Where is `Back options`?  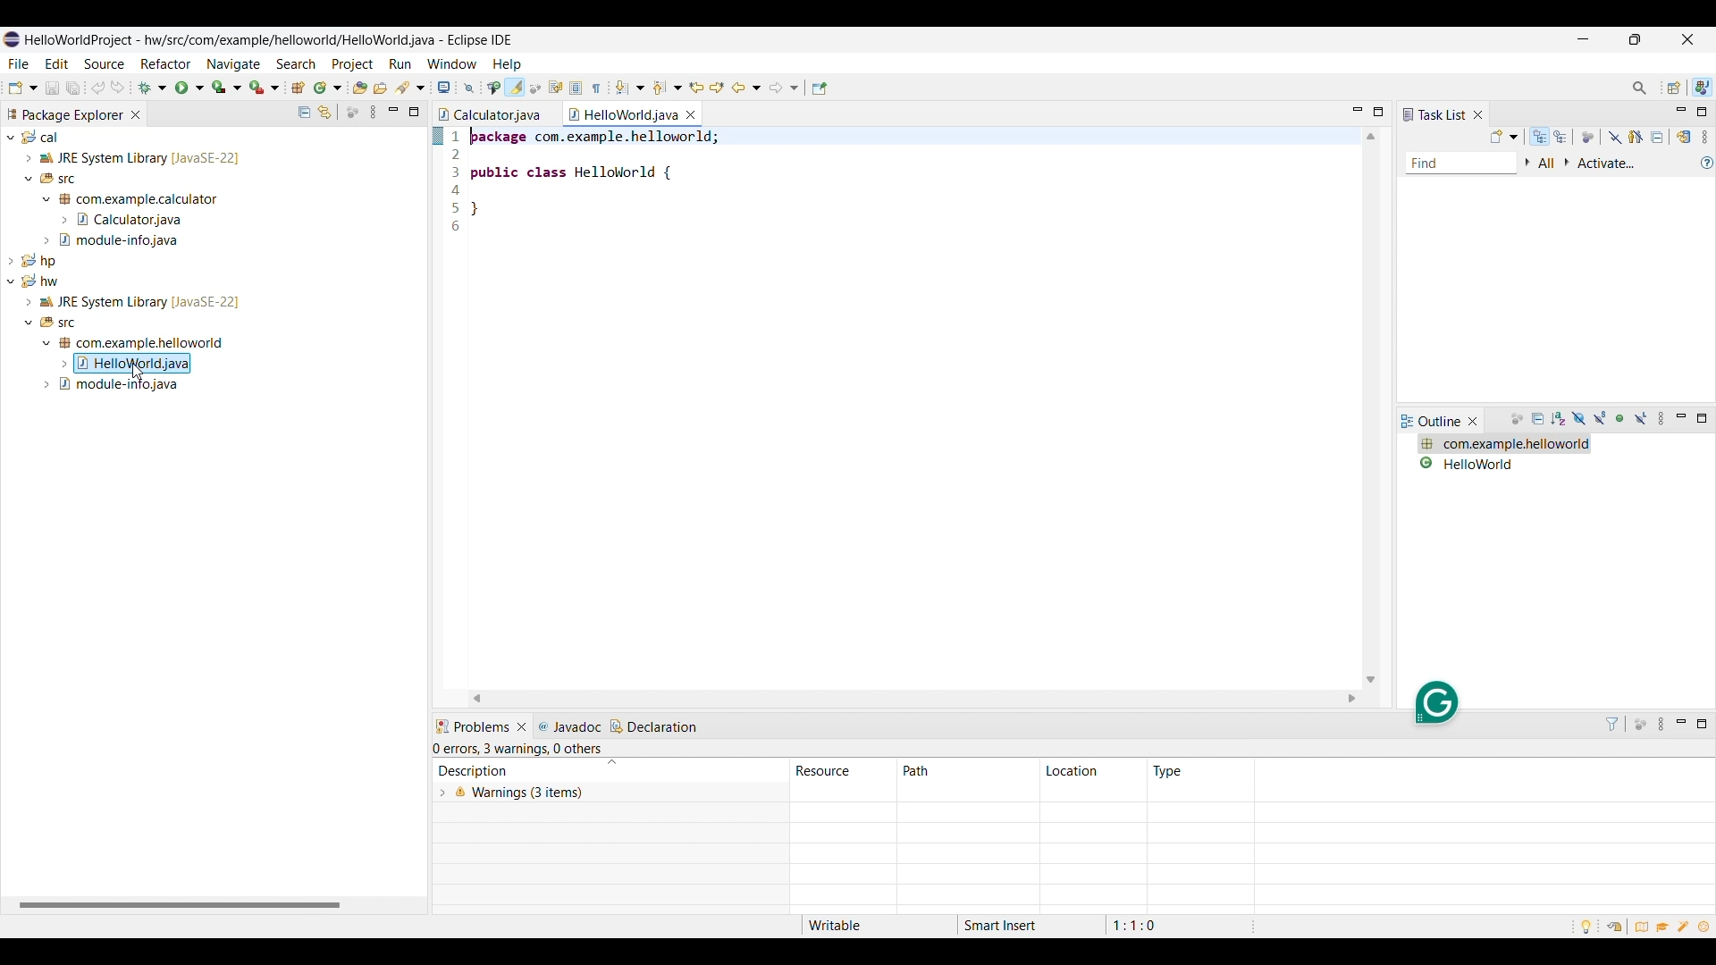 Back options is located at coordinates (747, 88).